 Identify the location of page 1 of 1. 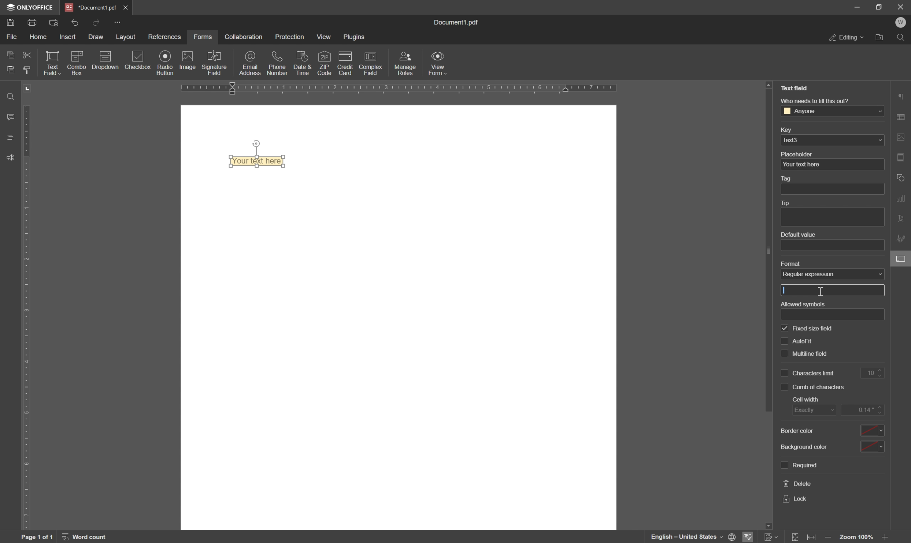
(38, 537).